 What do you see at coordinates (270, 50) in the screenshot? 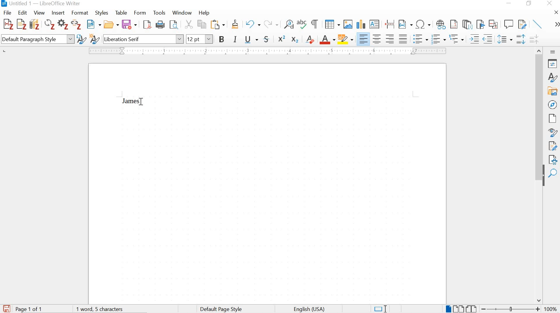
I see `ruler` at bounding box center [270, 50].